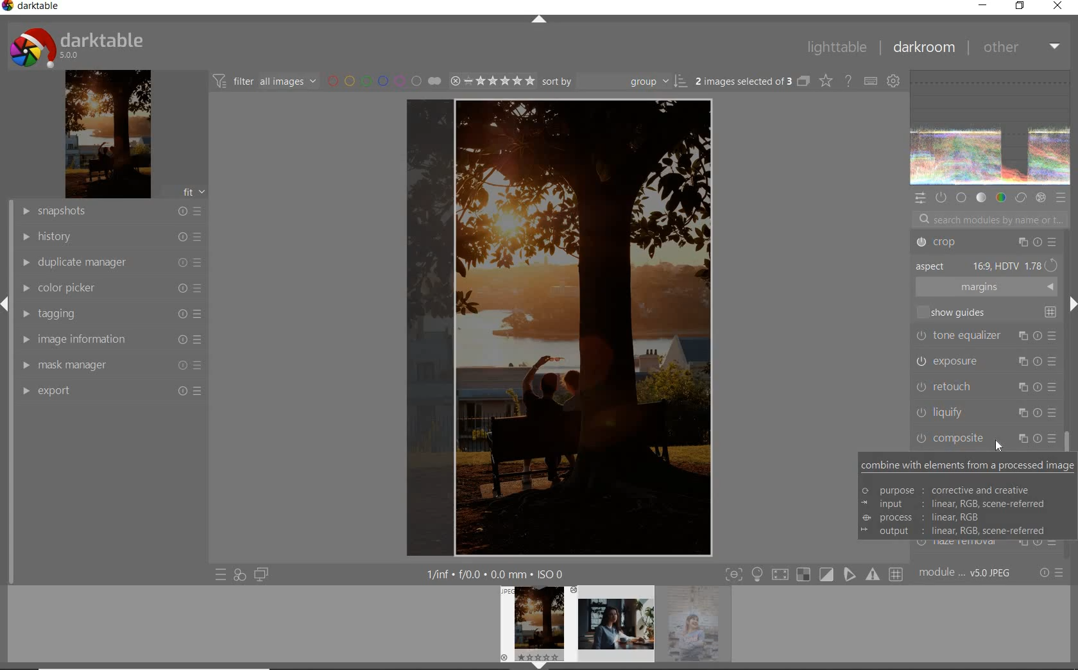  What do you see at coordinates (261, 576) in the screenshot?
I see `display a second darkroom image window` at bounding box center [261, 576].